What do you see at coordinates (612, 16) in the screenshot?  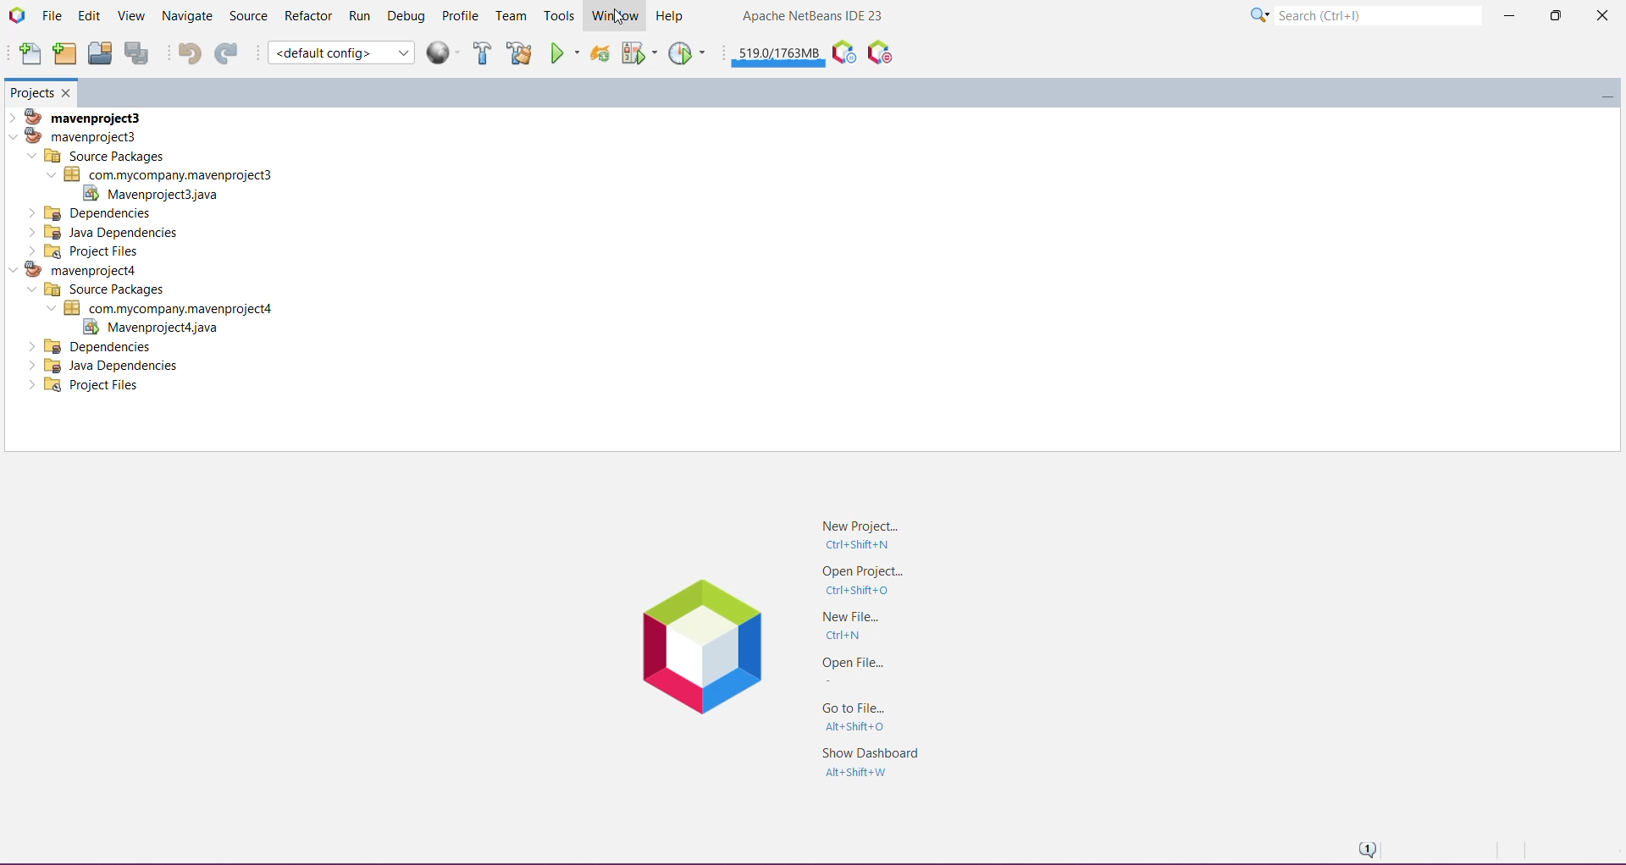 I see `Window` at bounding box center [612, 16].